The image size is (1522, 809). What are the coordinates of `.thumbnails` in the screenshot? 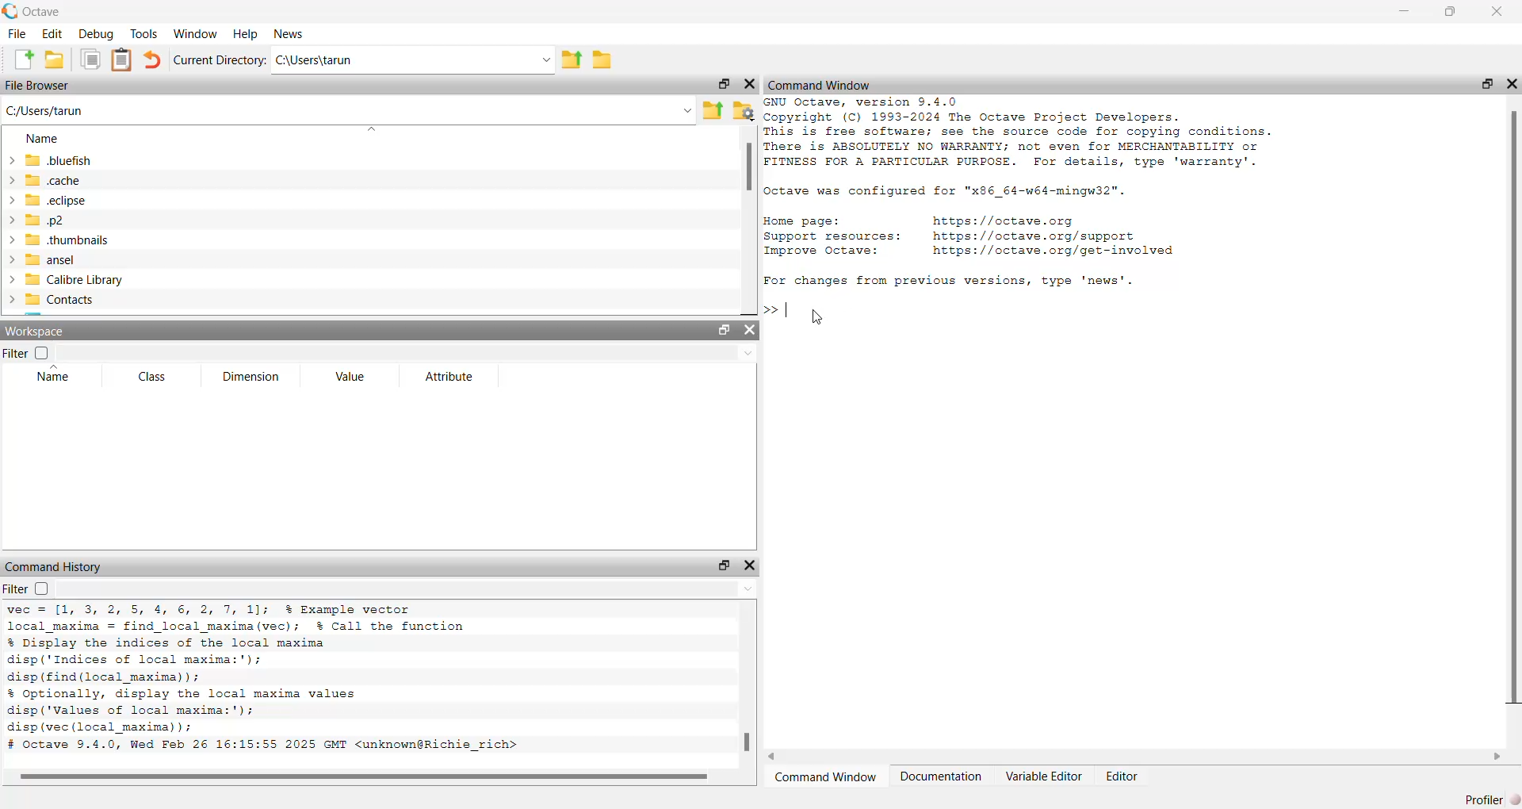 It's located at (73, 240).